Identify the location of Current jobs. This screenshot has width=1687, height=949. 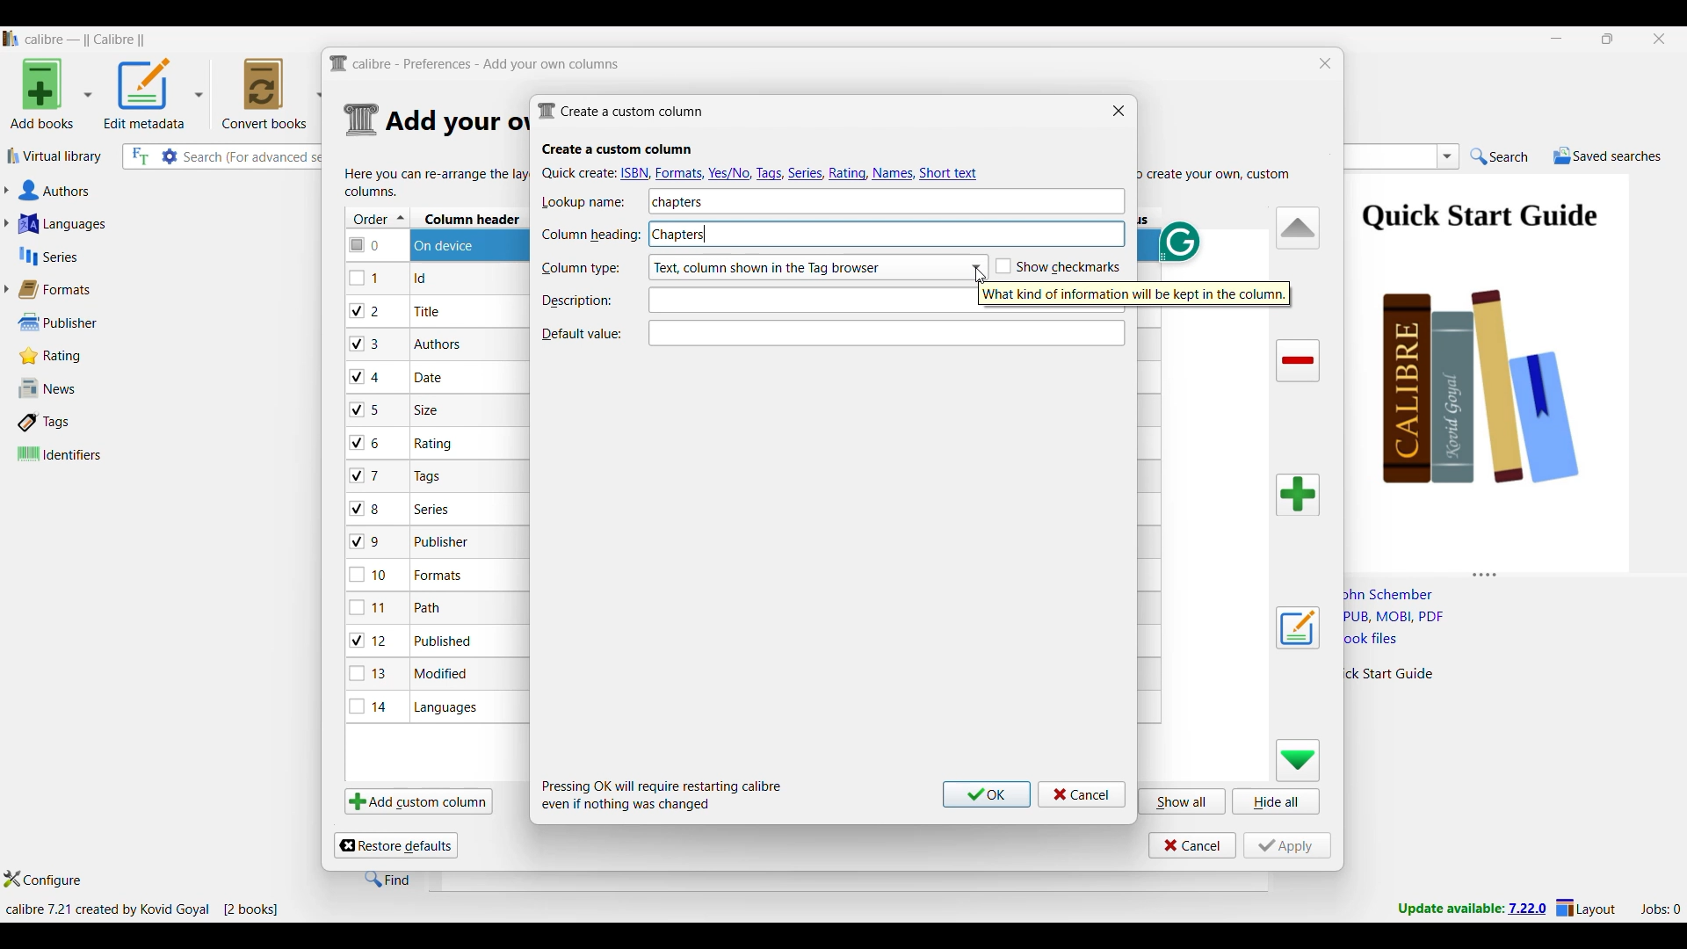
(1660, 909).